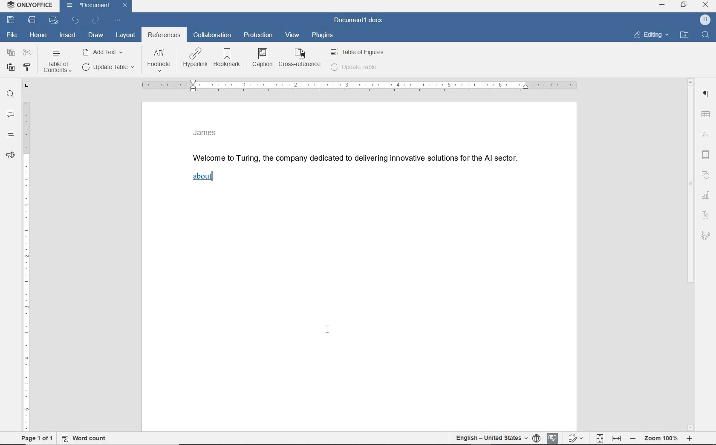 The image size is (716, 445). Describe the element at coordinates (354, 67) in the screenshot. I see `update table` at that location.